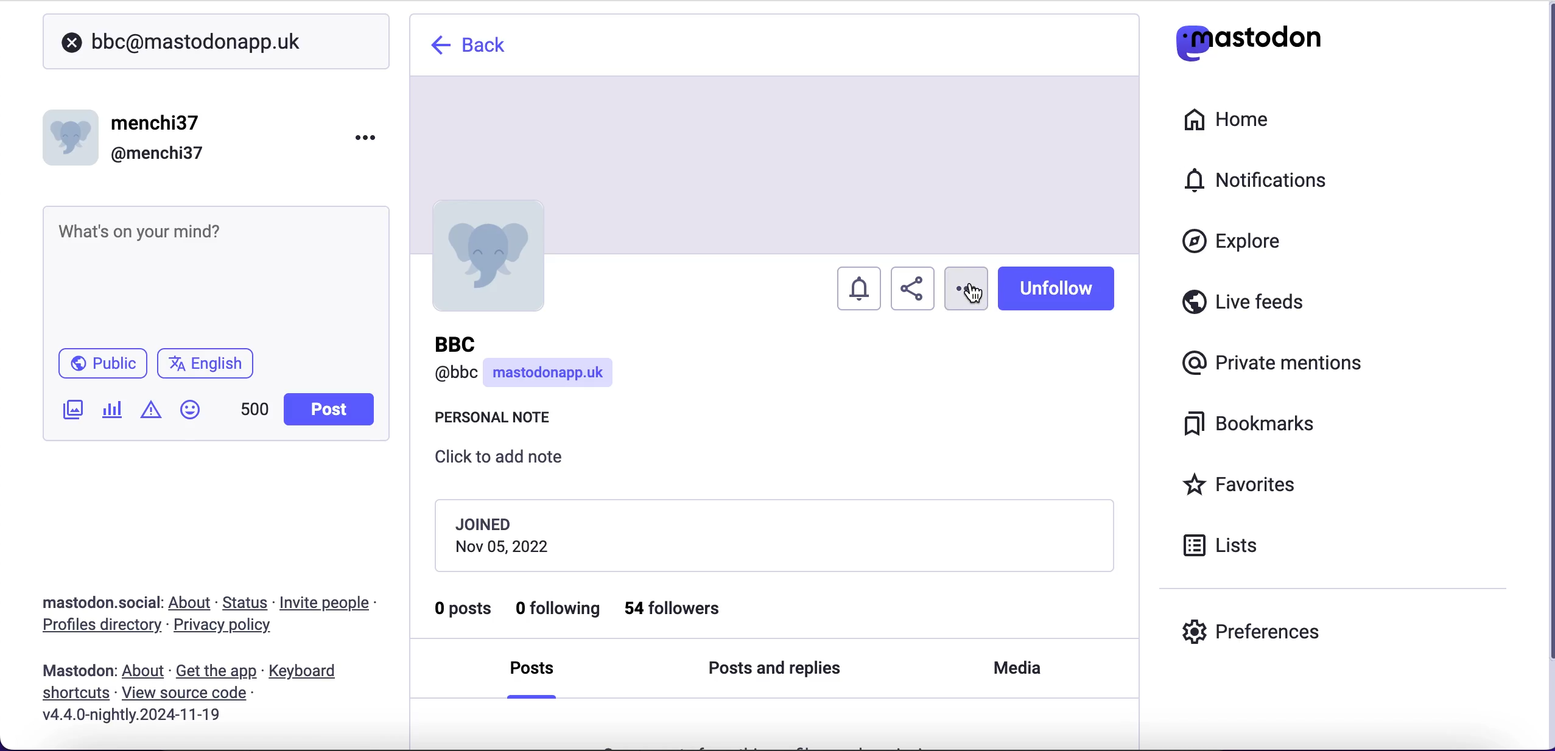 The height and width of the screenshot is (751, 1555). Describe the element at coordinates (370, 136) in the screenshot. I see `menu options` at that location.